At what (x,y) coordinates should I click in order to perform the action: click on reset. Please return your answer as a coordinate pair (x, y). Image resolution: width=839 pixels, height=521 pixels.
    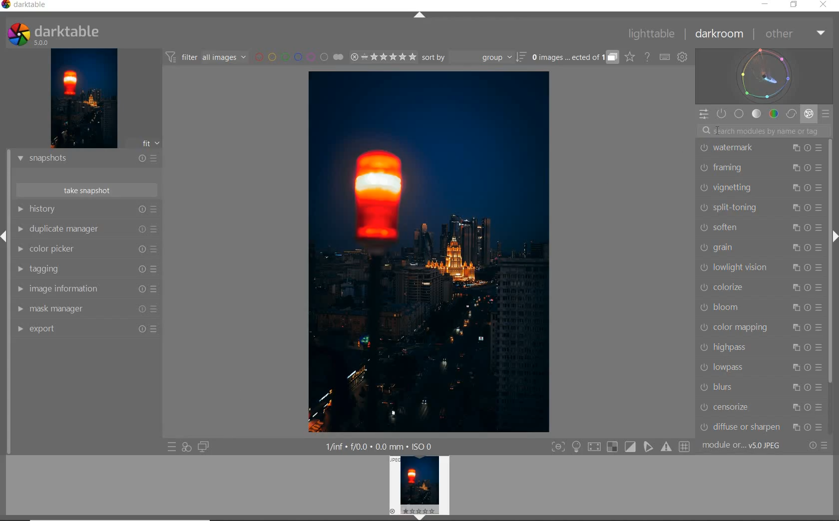
    Looking at the image, I should click on (142, 210).